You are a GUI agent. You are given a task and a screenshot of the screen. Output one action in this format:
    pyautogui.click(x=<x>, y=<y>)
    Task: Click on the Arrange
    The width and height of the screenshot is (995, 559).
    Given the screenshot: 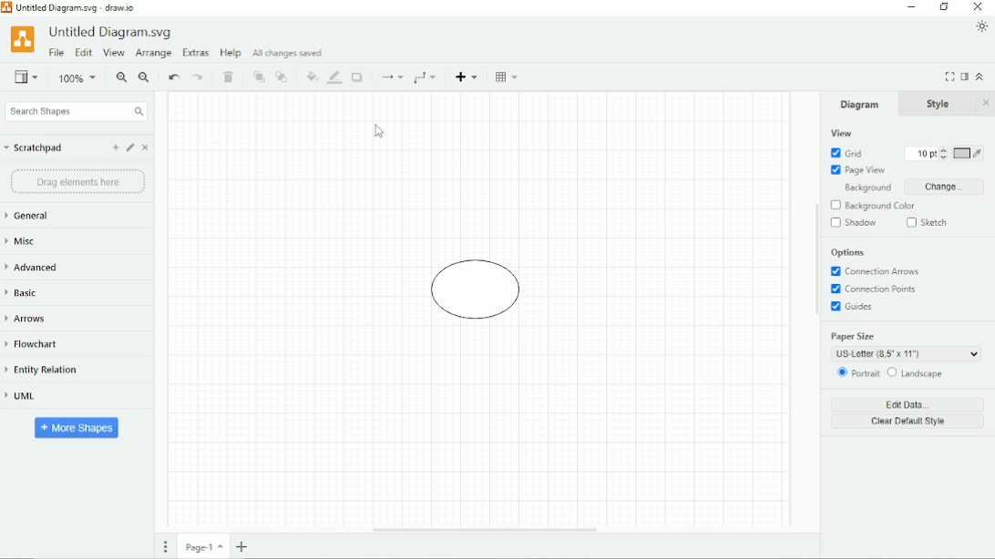 What is the action you would take?
    pyautogui.click(x=153, y=54)
    